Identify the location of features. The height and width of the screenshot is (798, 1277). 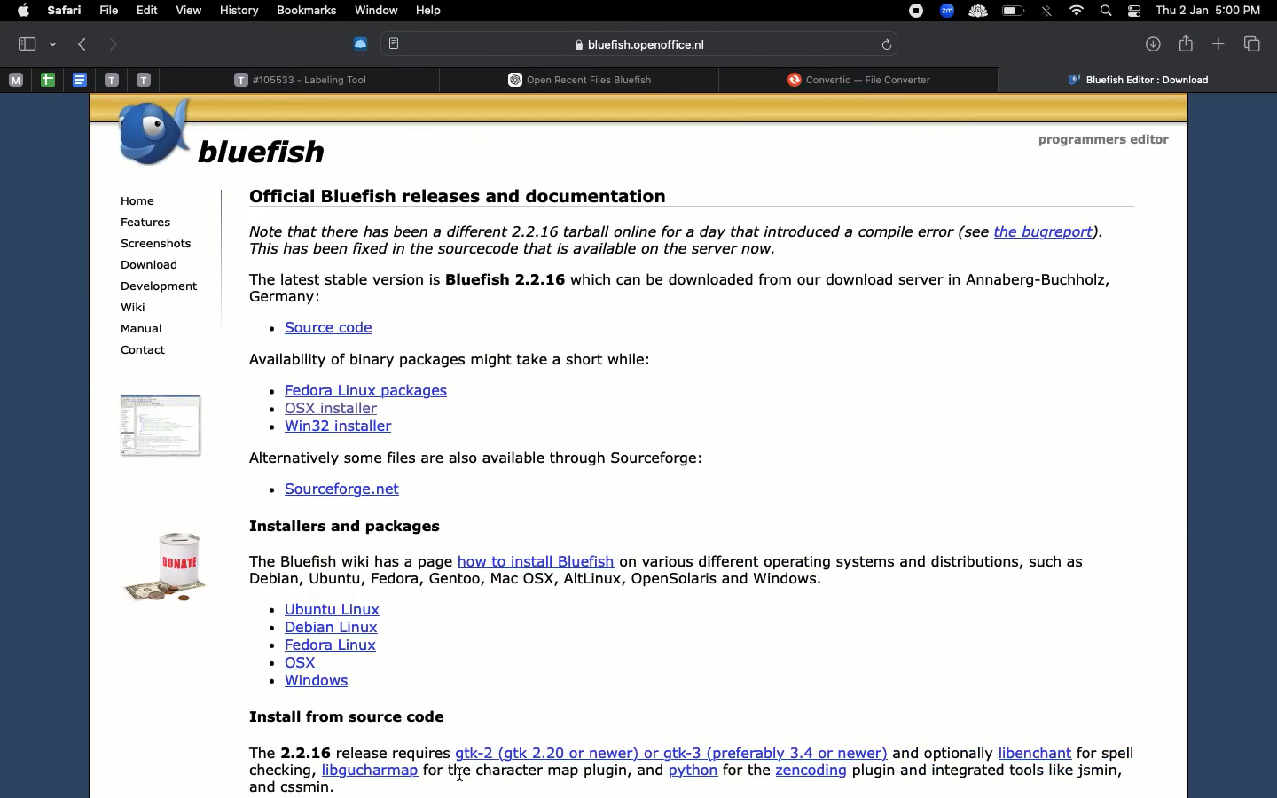
(147, 222).